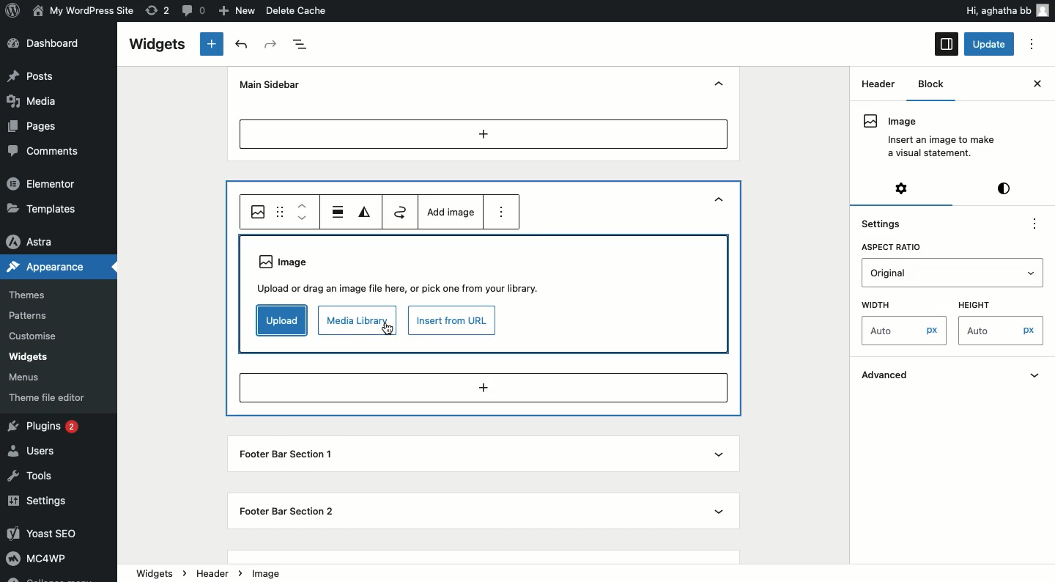 The height and width of the screenshot is (582, 1055). What do you see at coordinates (49, 43) in the screenshot?
I see `Dashboard` at bounding box center [49, 43].